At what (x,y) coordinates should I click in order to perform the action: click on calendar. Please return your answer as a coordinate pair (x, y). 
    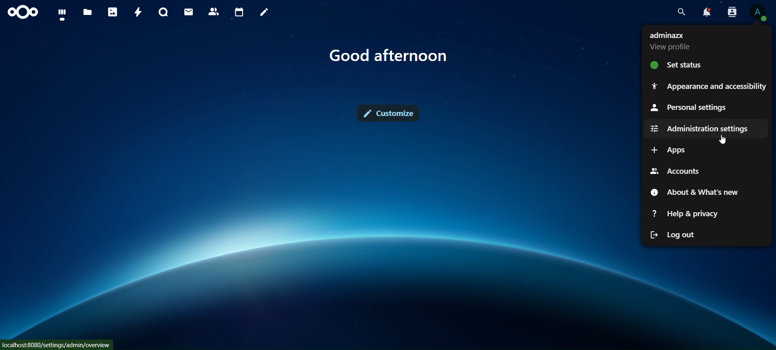
    Looking at the image, I should click on (238, 11).